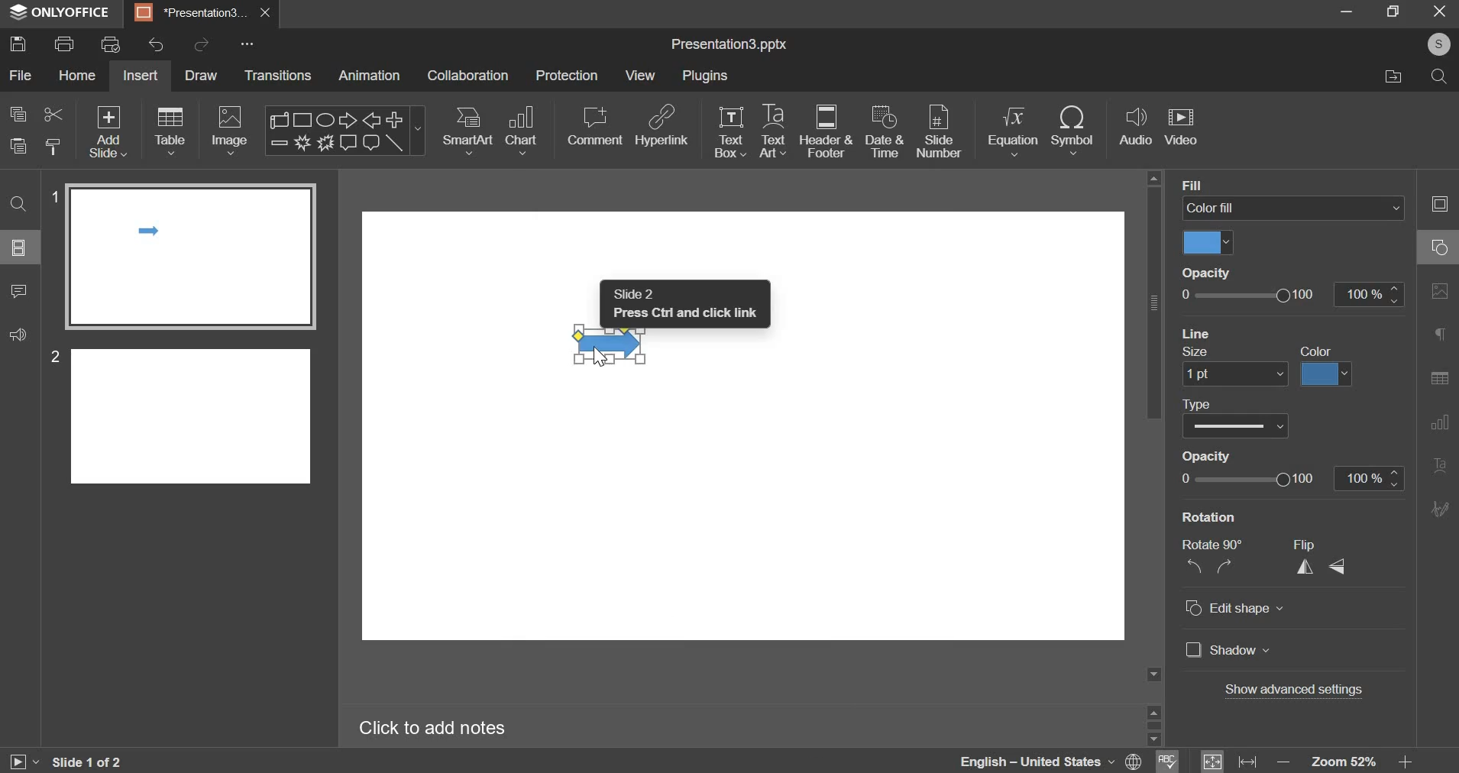 This screenshot has height=773, width=1459. I want to click on language, so click(1015, 760).